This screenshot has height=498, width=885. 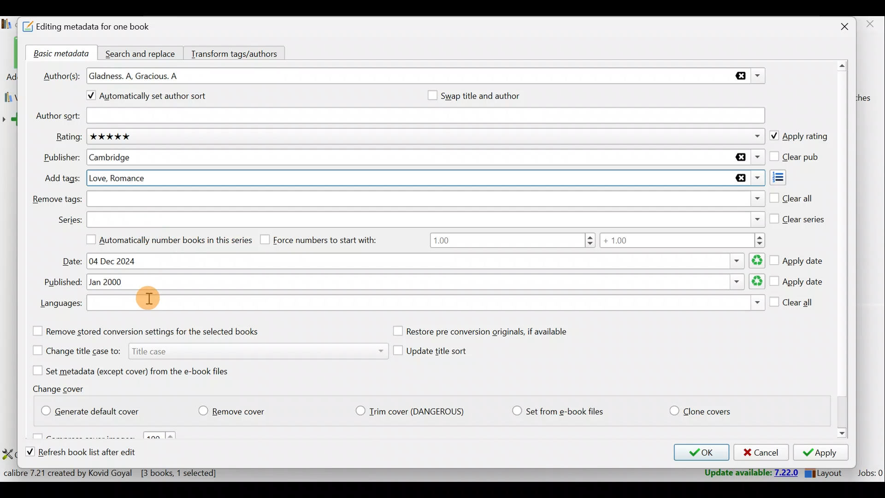 What do you see at coordinates (439, 353) in the screenshot?
I see `Update title sort` at bounding box center [439, 353].